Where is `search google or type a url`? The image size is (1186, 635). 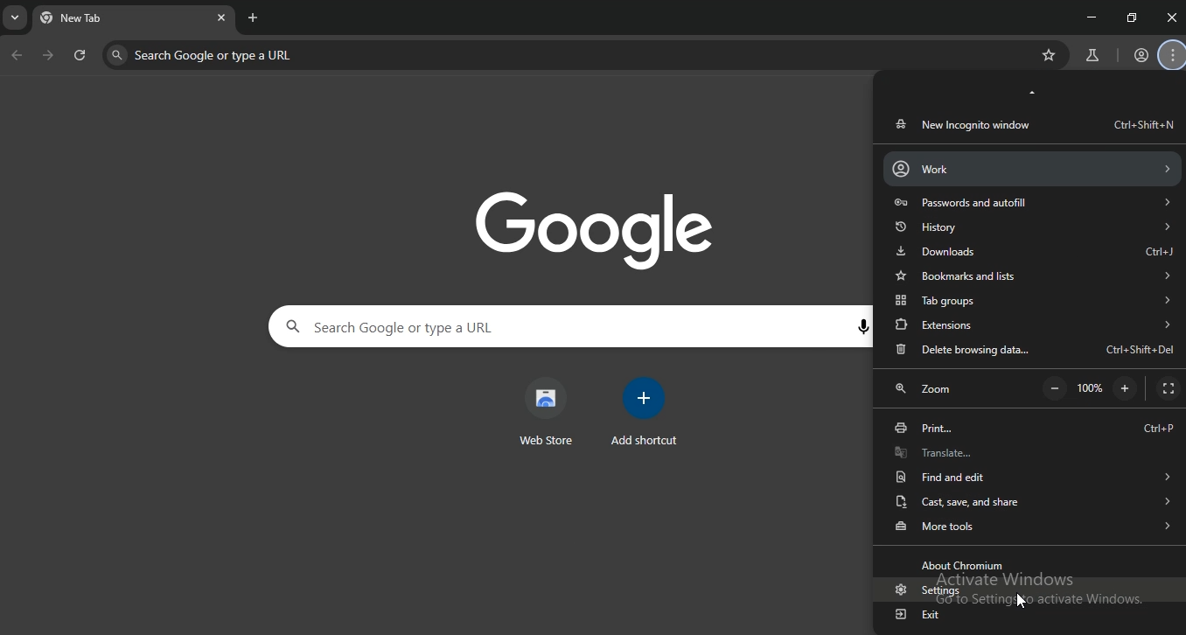
search google or type a url is located at coordinates (467, 327).